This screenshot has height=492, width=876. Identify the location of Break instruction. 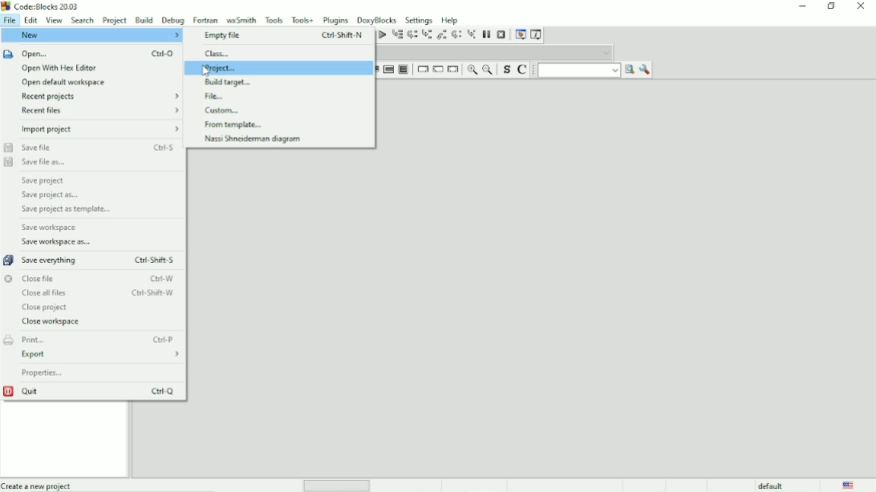
(421, 69).